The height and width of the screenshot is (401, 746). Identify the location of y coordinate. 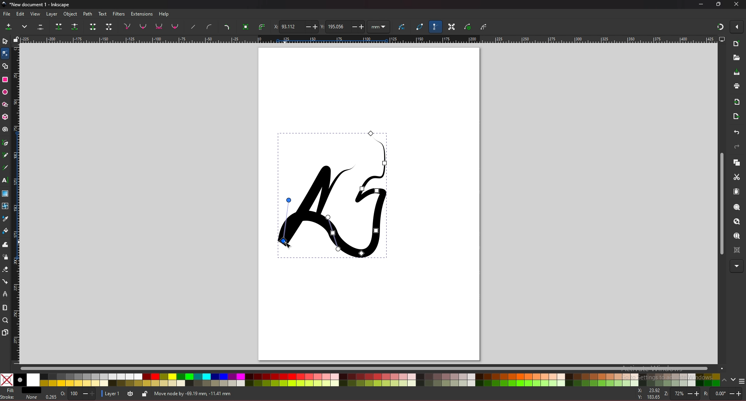
(343, 27).